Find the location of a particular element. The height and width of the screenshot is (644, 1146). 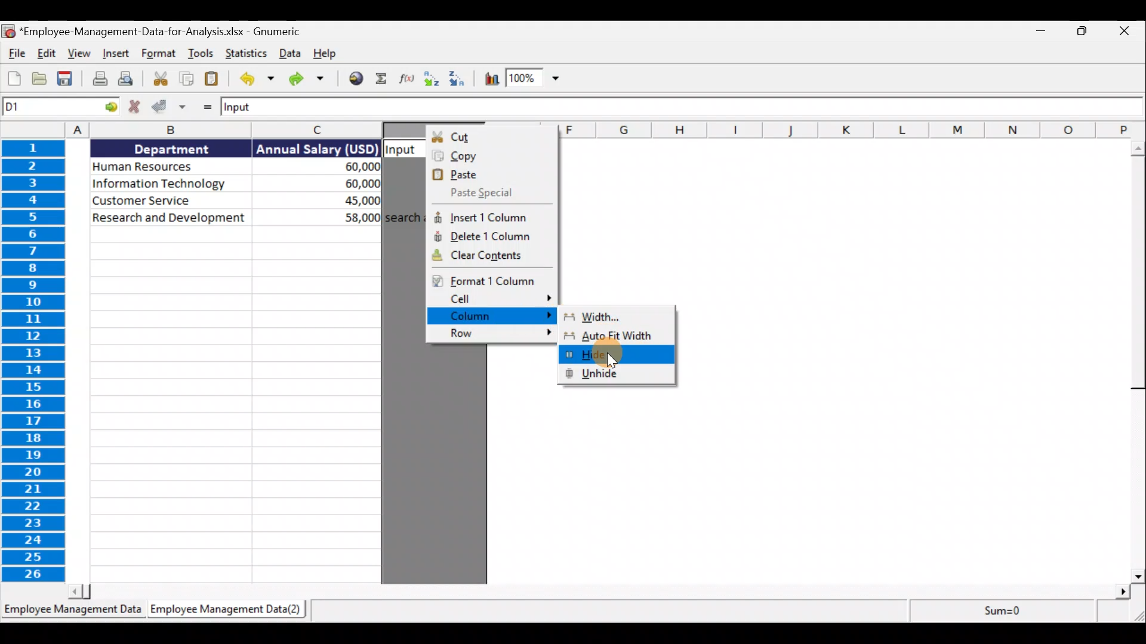

Width is located at coordinates (611, 319).